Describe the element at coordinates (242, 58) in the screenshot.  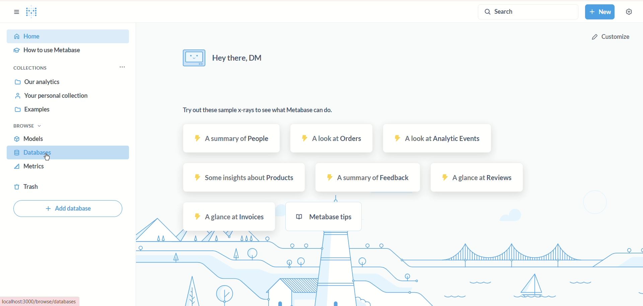
I see `hey there, DM` at that location.